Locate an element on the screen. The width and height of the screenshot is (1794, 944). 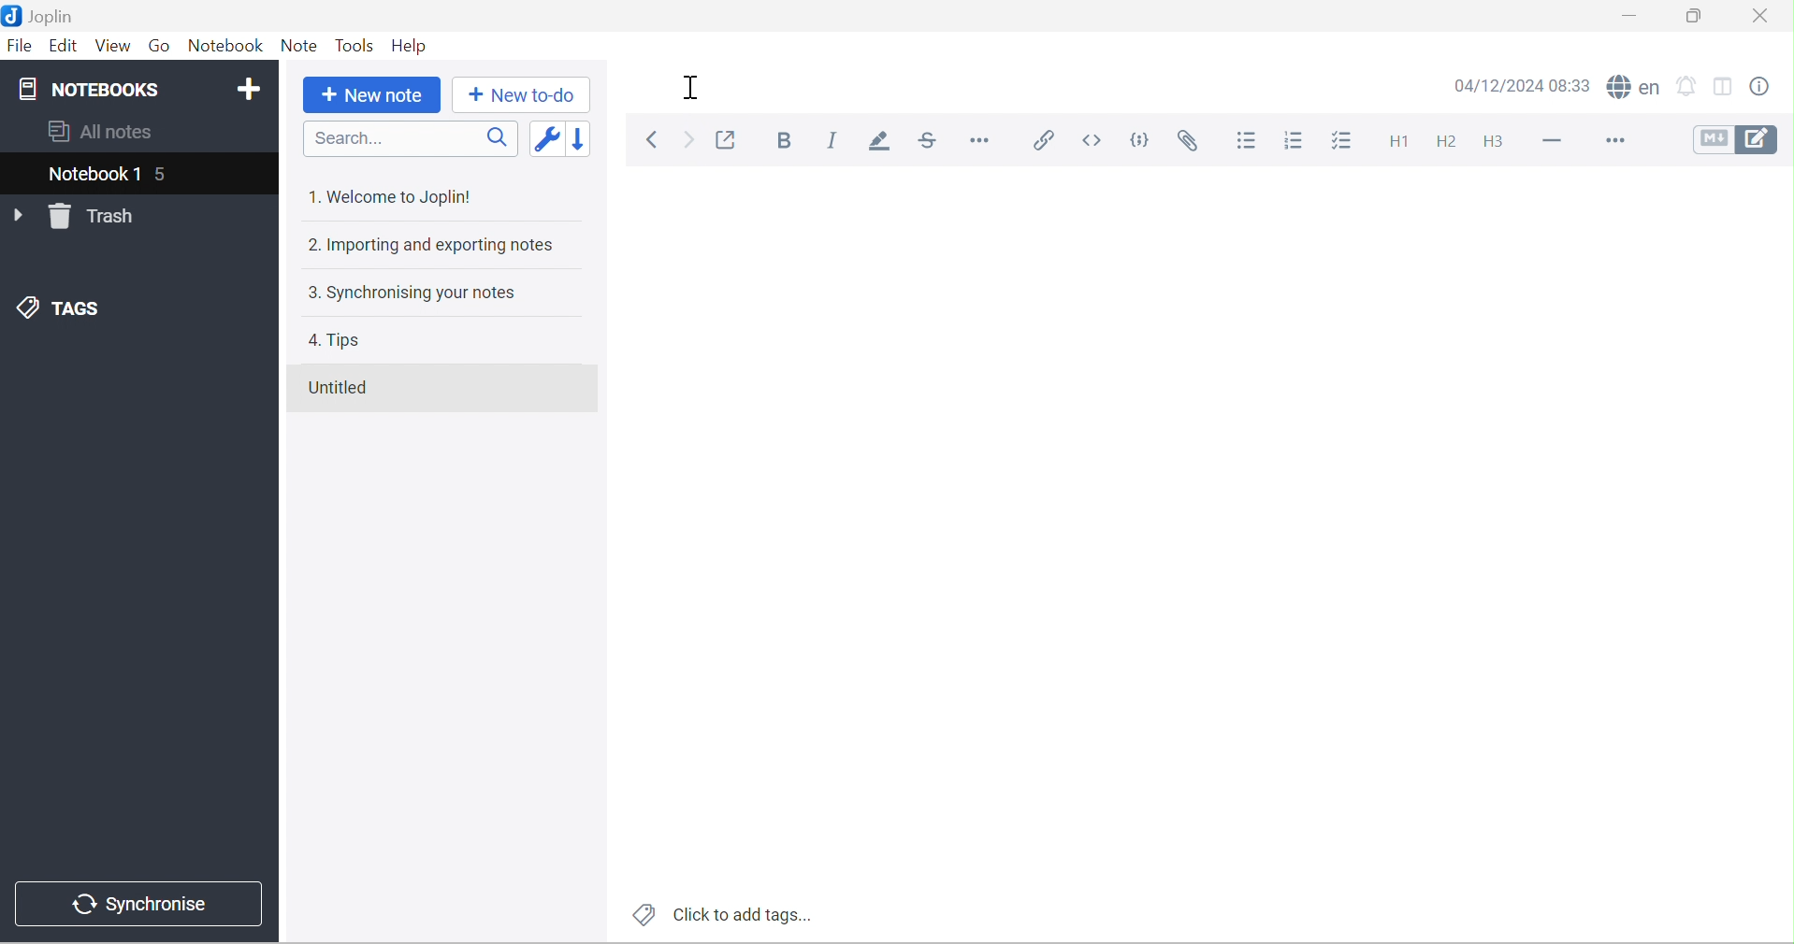
Strikethrough is located at coordinates (930, 139).